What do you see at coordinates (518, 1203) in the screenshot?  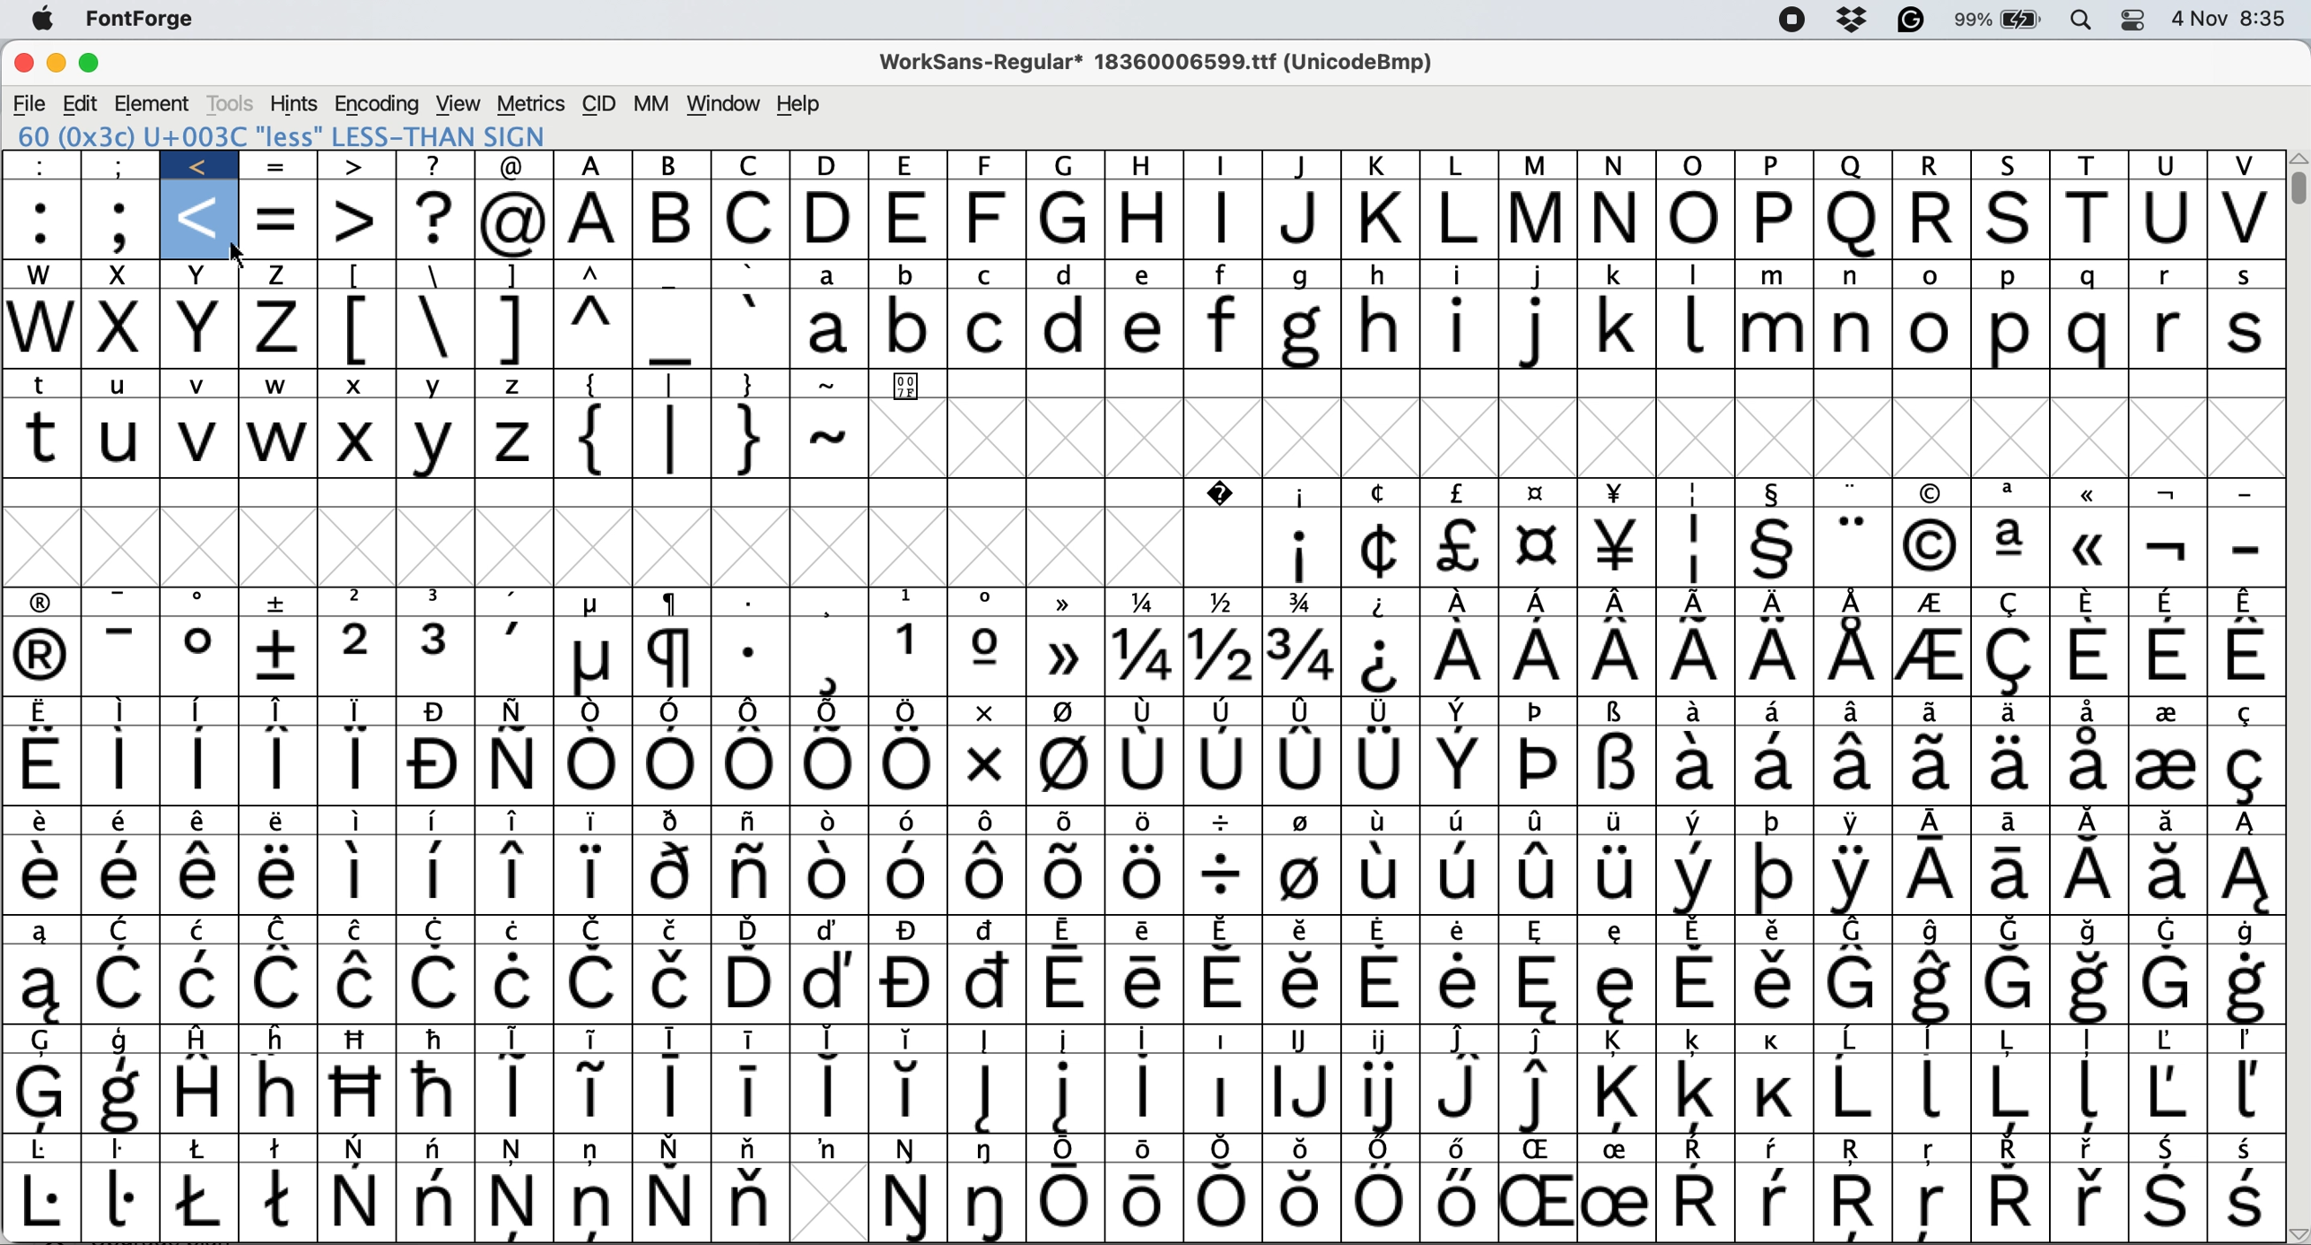 I see `Symbol` at bounding box center [518, 1203].